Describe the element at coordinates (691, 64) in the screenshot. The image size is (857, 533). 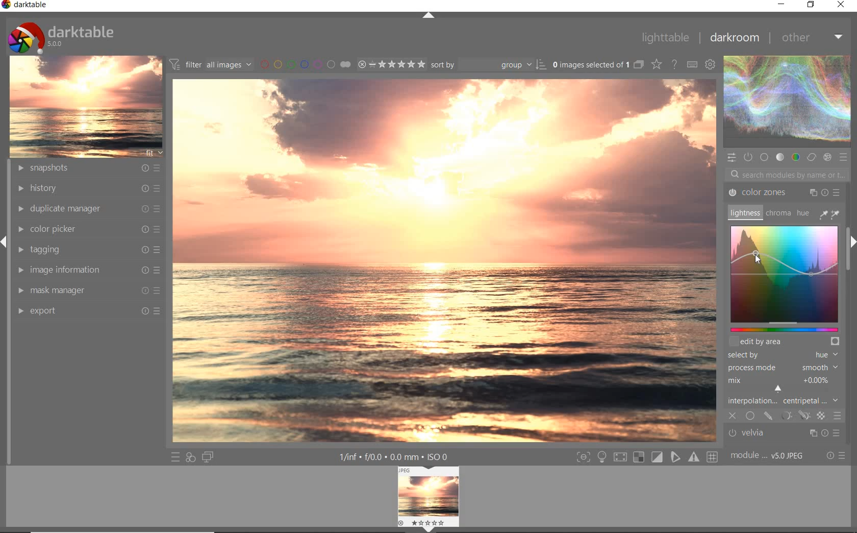
I see `define keyboard shortcut` at that location.